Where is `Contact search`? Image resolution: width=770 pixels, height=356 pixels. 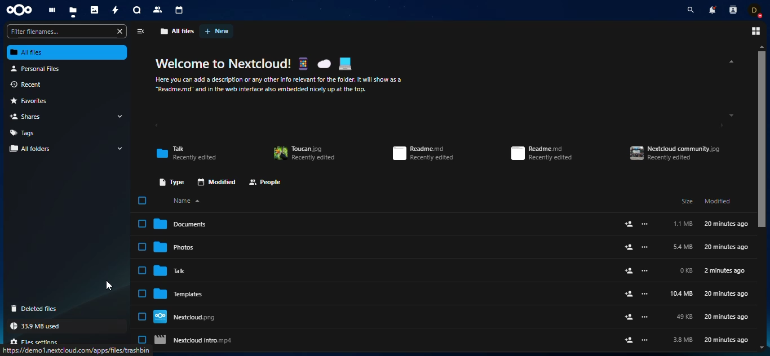 Contact search is located at coordinates (734, 10).